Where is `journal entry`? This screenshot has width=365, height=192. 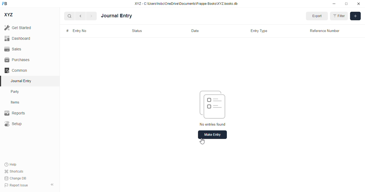
journal entry is located at coordinates (21, 81).